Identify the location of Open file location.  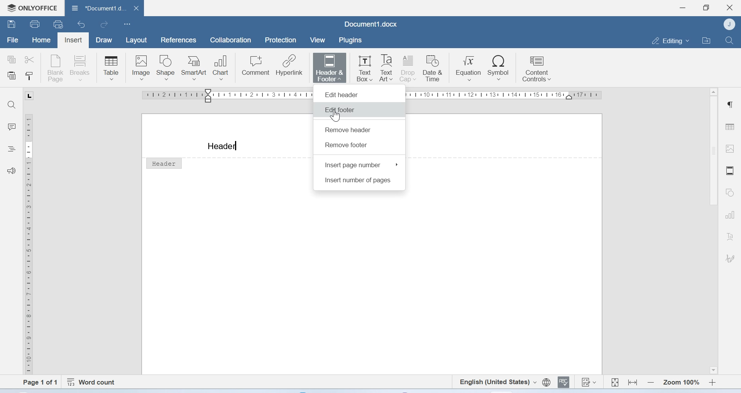
(706, 40).